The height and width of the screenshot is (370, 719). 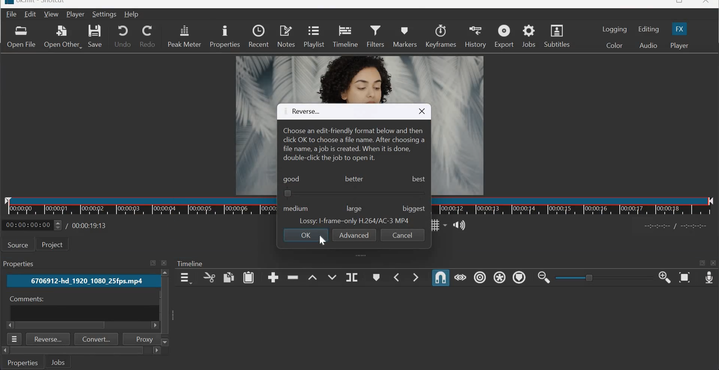 I want to click on biggest, so click(x=411, y=208).